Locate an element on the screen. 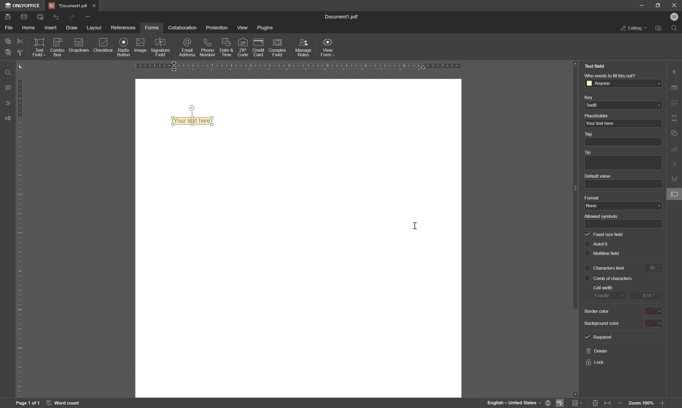  track changes is located at coordinates (577, 403).